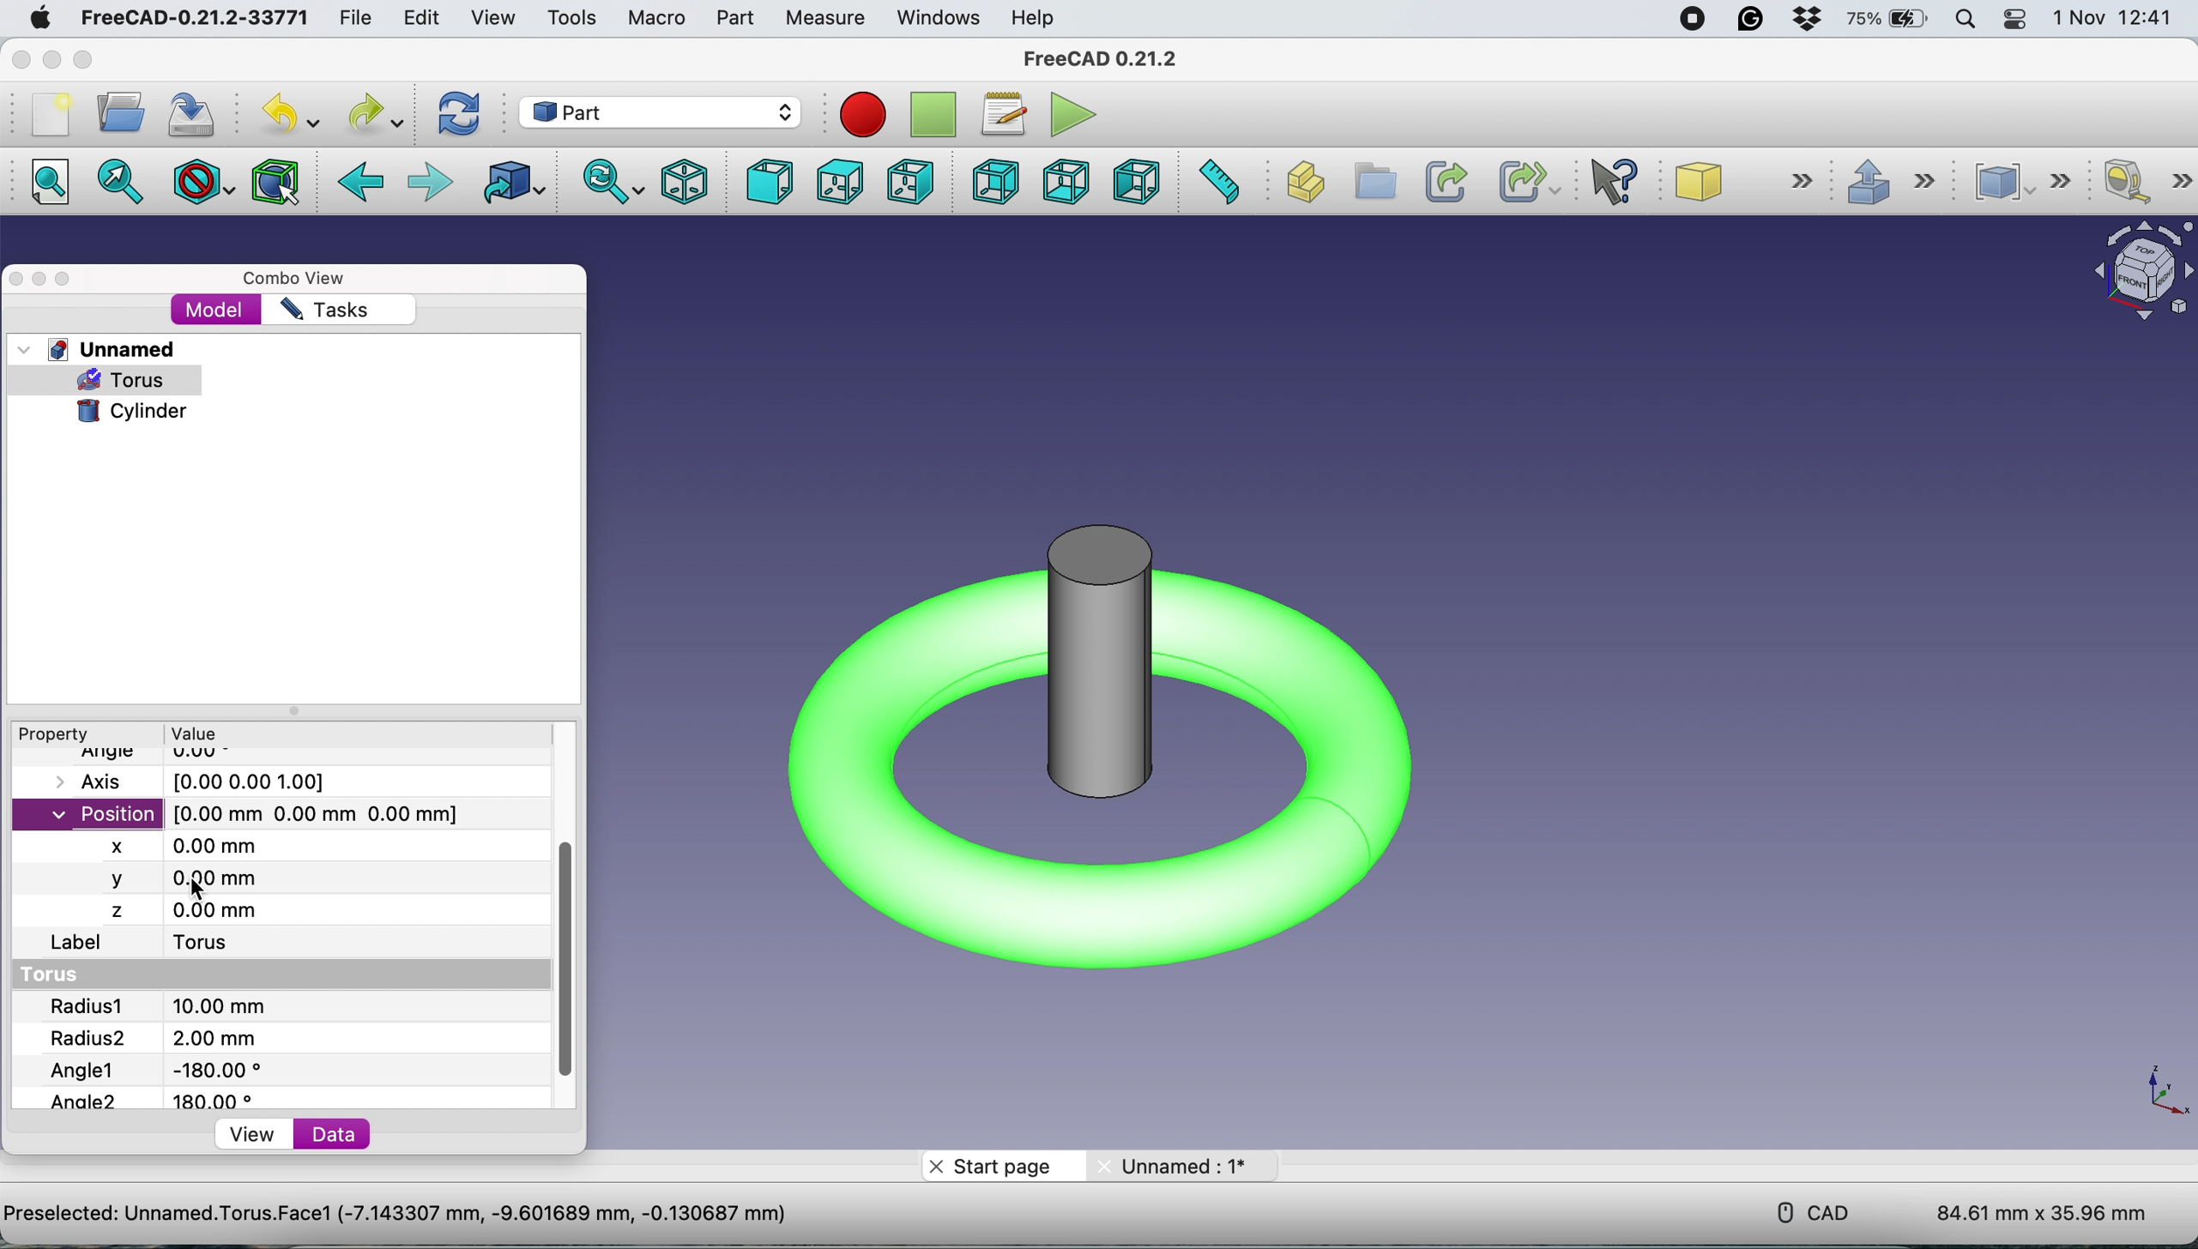 Image resolution: width=2198 pixels, height=1249 pixels. I want to click on combo view, so click(303, 280).